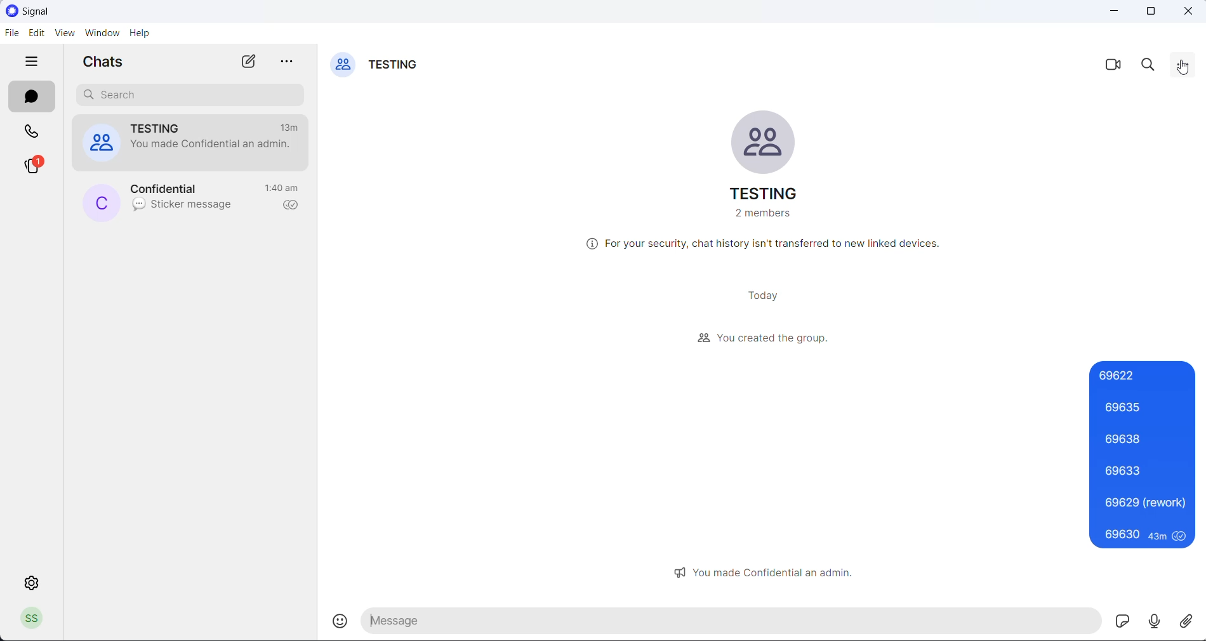  What do you see at coordinates (100, 145) in the screenshot?
I see `group cover photo` at bounding box center [100, 145].